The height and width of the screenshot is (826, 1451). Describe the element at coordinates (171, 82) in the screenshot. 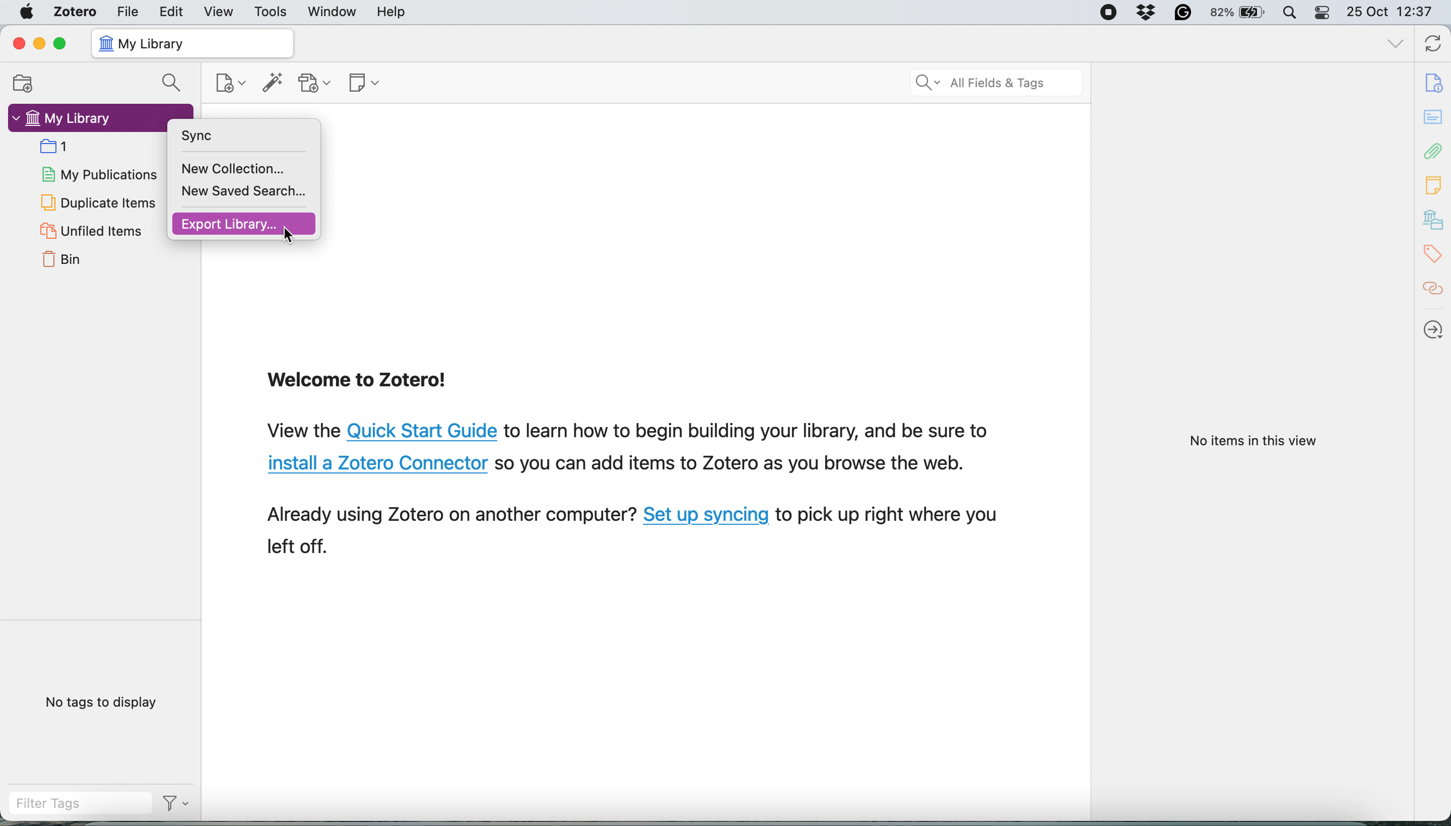

I see `search` at that location.